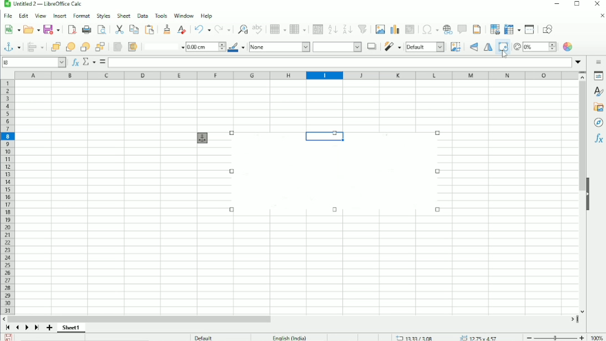  What do you see at coordinates (589, 193) in the screenshot?
I see `Hide` at bounding box center [589, 193].